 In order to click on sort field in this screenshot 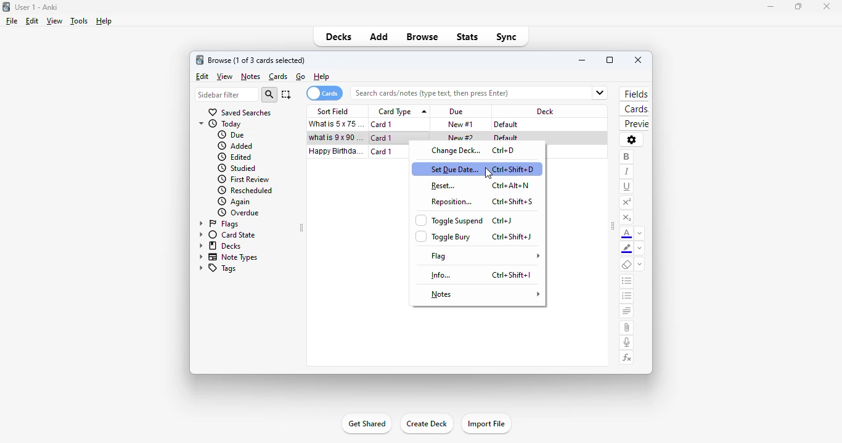, I will do `click(335, 111)`.